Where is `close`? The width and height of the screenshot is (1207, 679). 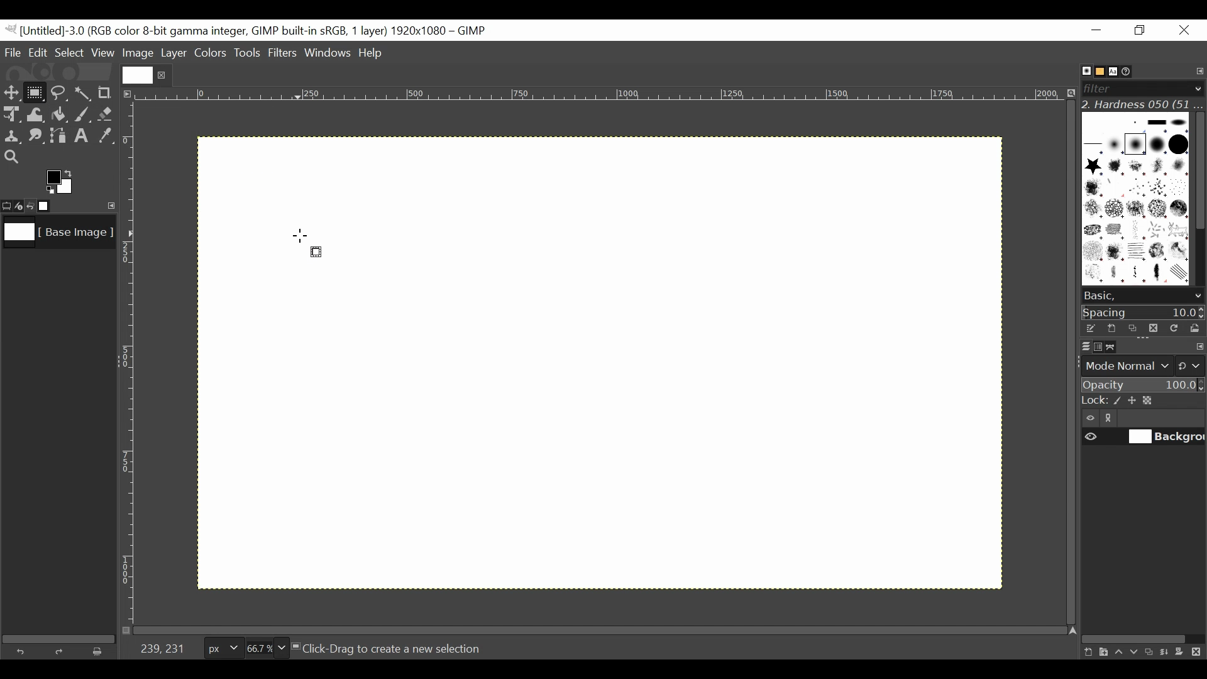
close is located at coordinates (163, 75).